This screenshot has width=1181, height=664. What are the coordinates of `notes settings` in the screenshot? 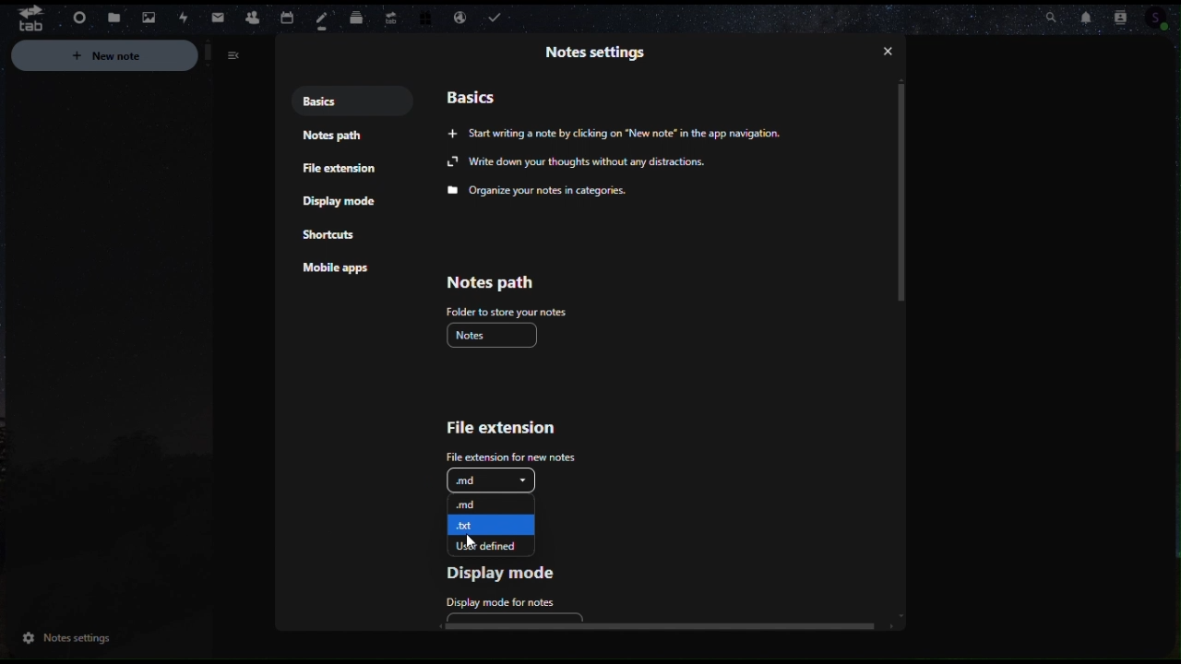 It's located at (64, 640).